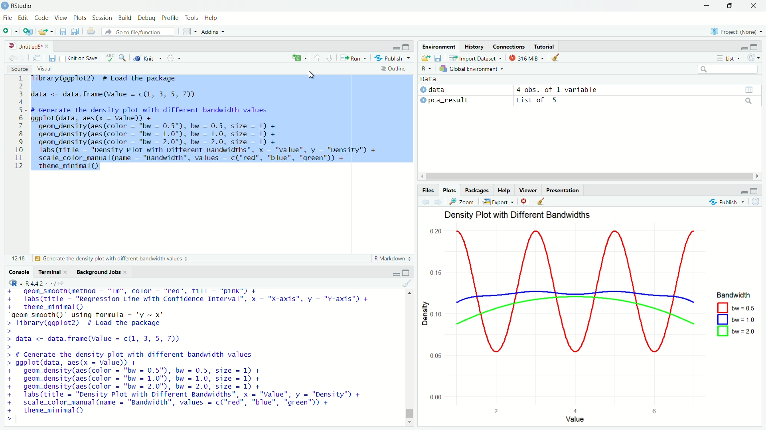 This screenshot has height=430, width=766. I want to click on cursor, so click(312, 74).